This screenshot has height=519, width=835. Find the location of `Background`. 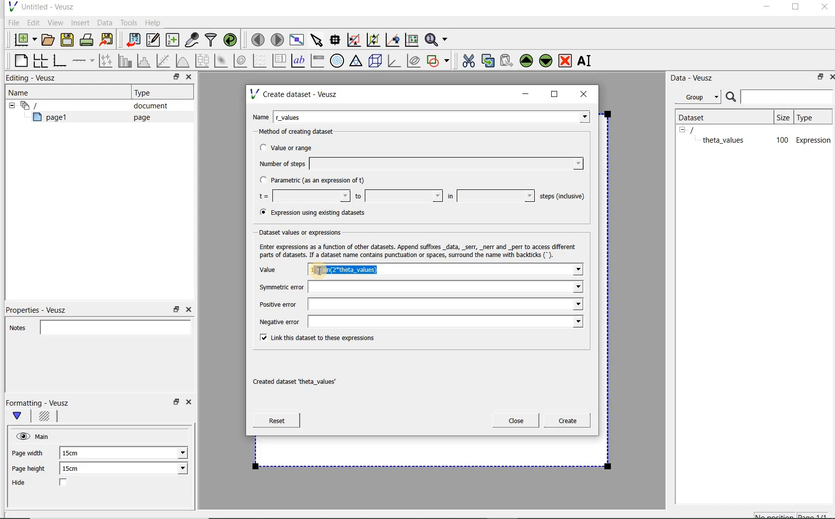

Background is located at coordinates (46, 418).